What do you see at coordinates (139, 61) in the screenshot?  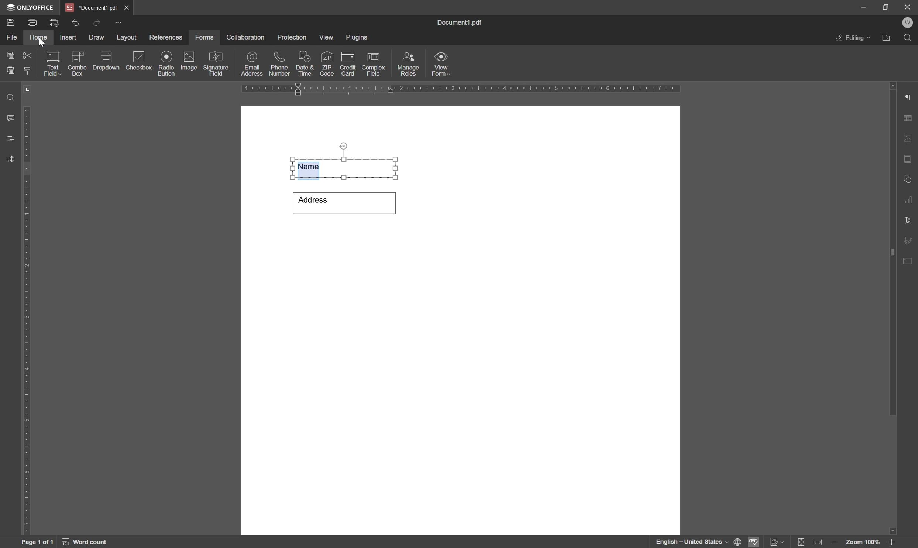 I see `checkbox` at bounding box center [139, 61].